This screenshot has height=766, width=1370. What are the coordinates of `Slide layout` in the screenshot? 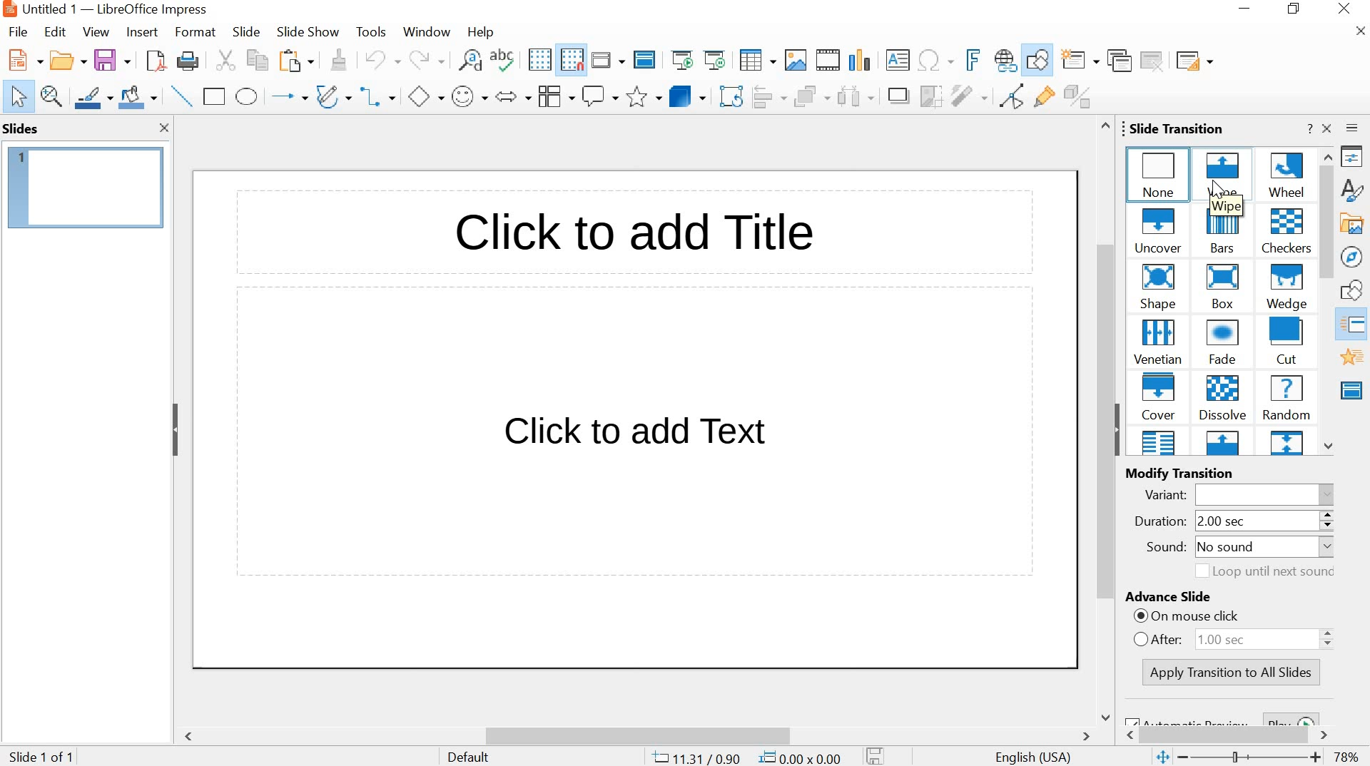 It's located at (1194, 58).